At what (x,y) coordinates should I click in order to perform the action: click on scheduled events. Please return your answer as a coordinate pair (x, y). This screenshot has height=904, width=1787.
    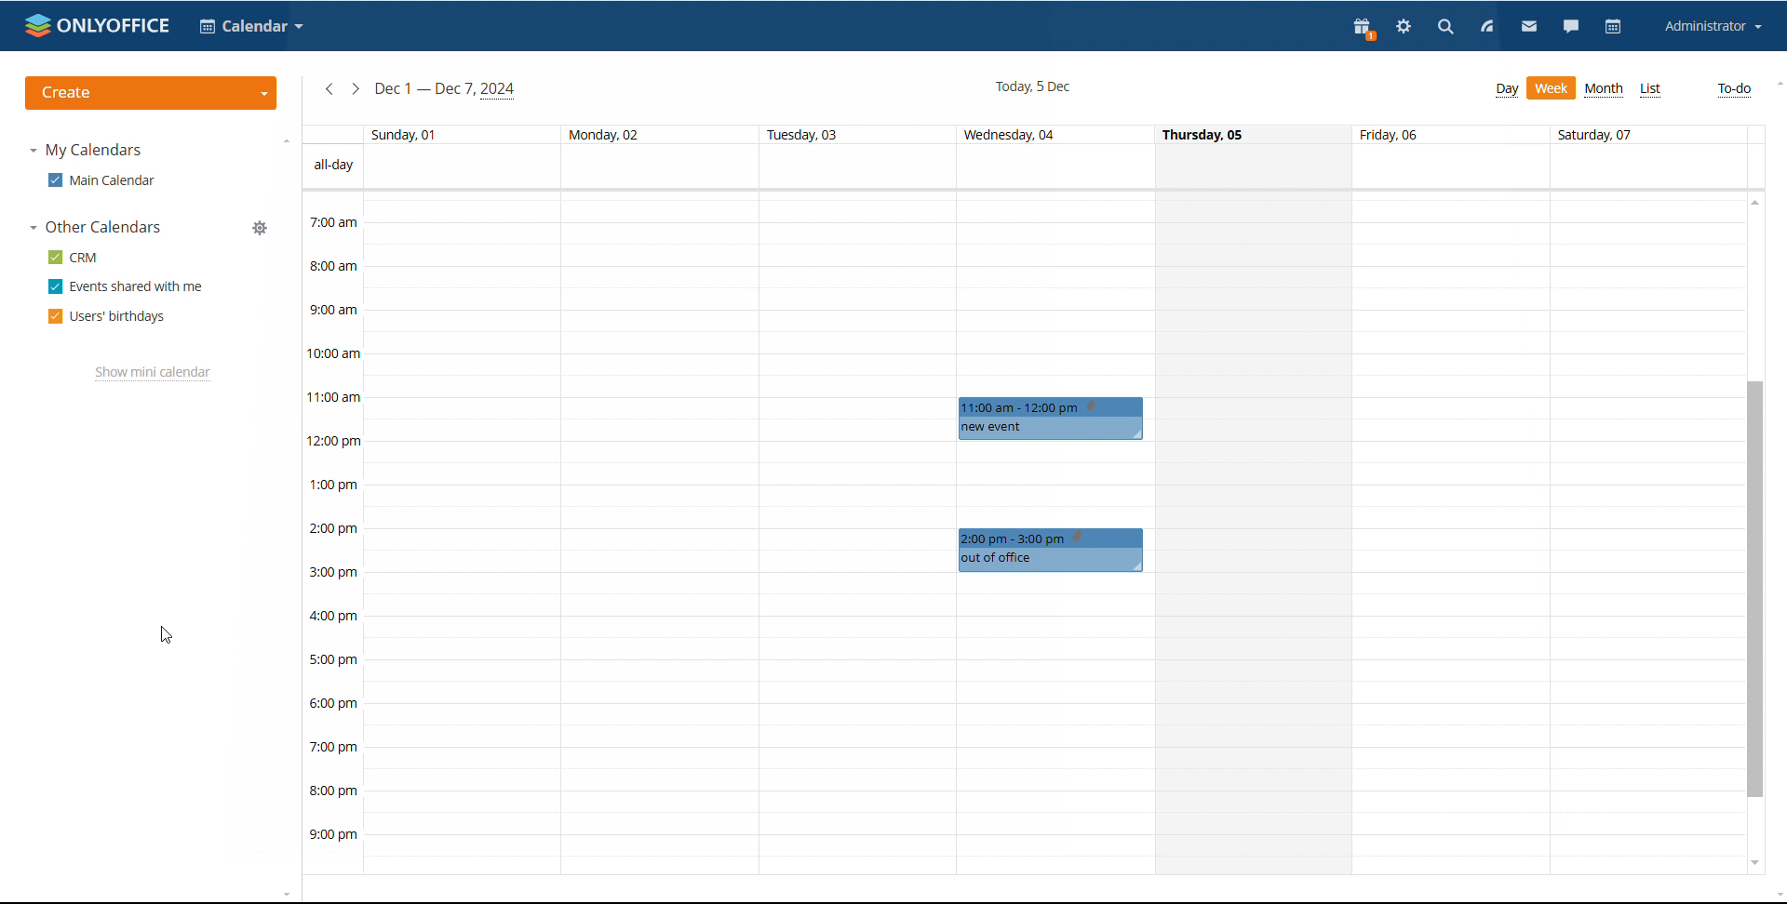
    Looking at the image, I should click on (1055, 419).